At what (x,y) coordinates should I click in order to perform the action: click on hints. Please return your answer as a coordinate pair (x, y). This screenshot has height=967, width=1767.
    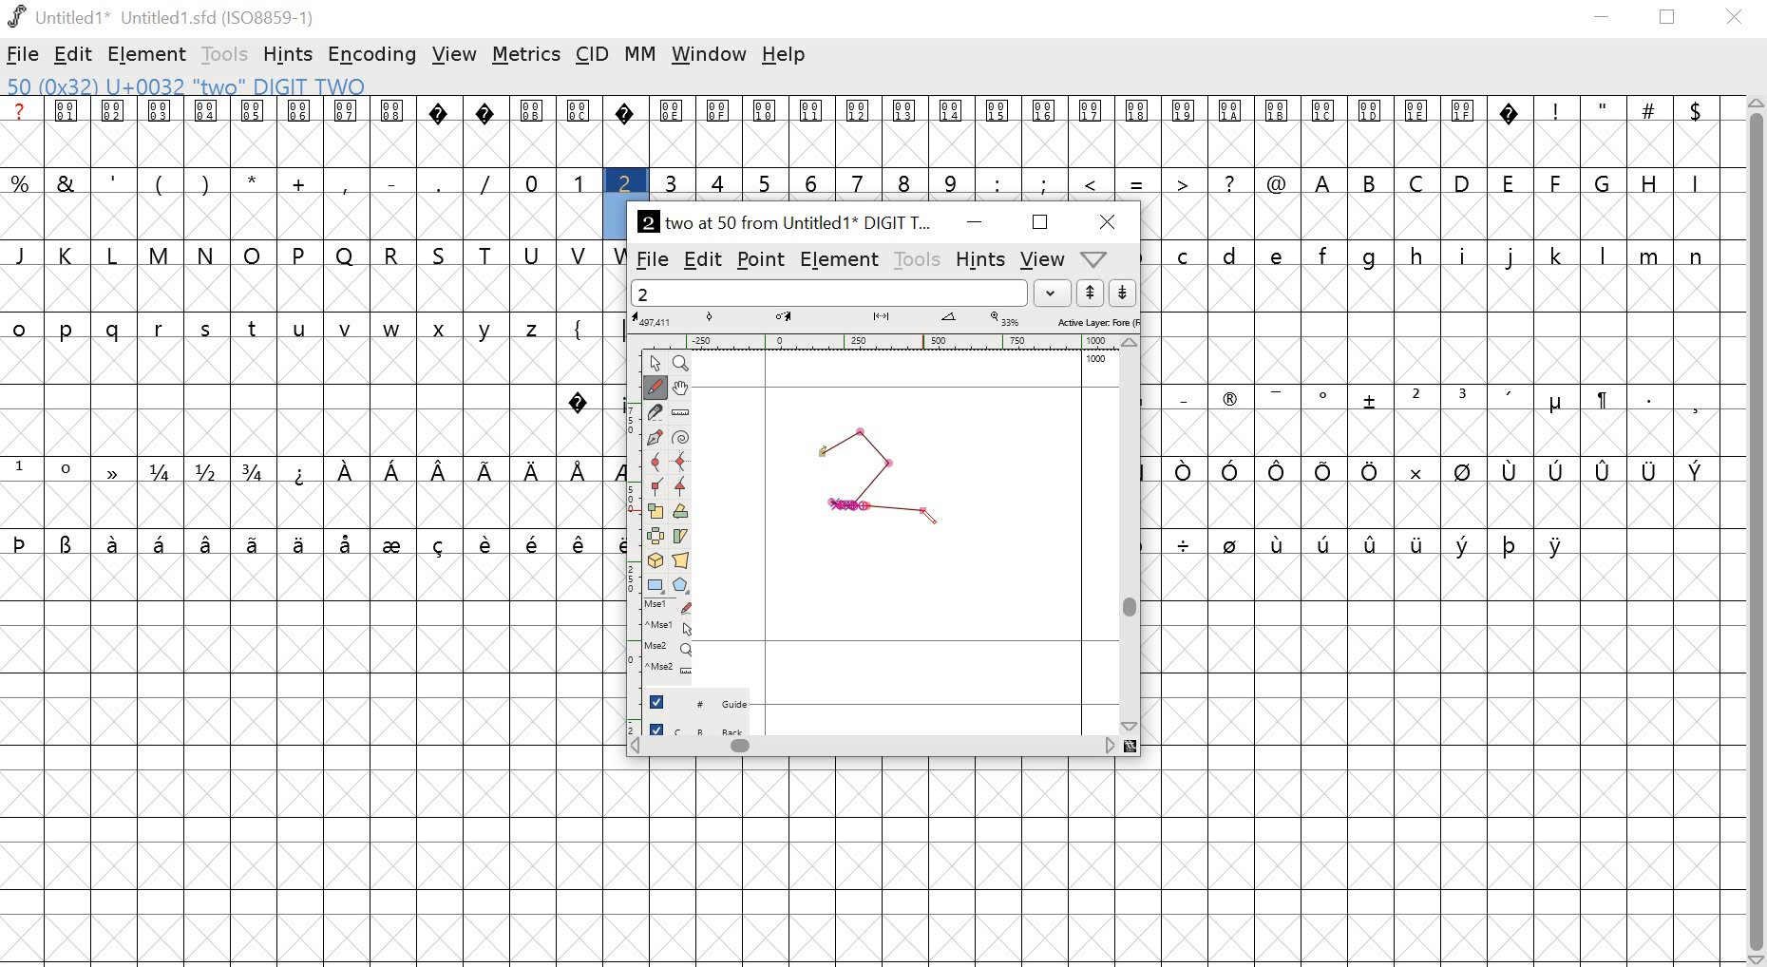
    Looking at the image, I should click on (980, 258).